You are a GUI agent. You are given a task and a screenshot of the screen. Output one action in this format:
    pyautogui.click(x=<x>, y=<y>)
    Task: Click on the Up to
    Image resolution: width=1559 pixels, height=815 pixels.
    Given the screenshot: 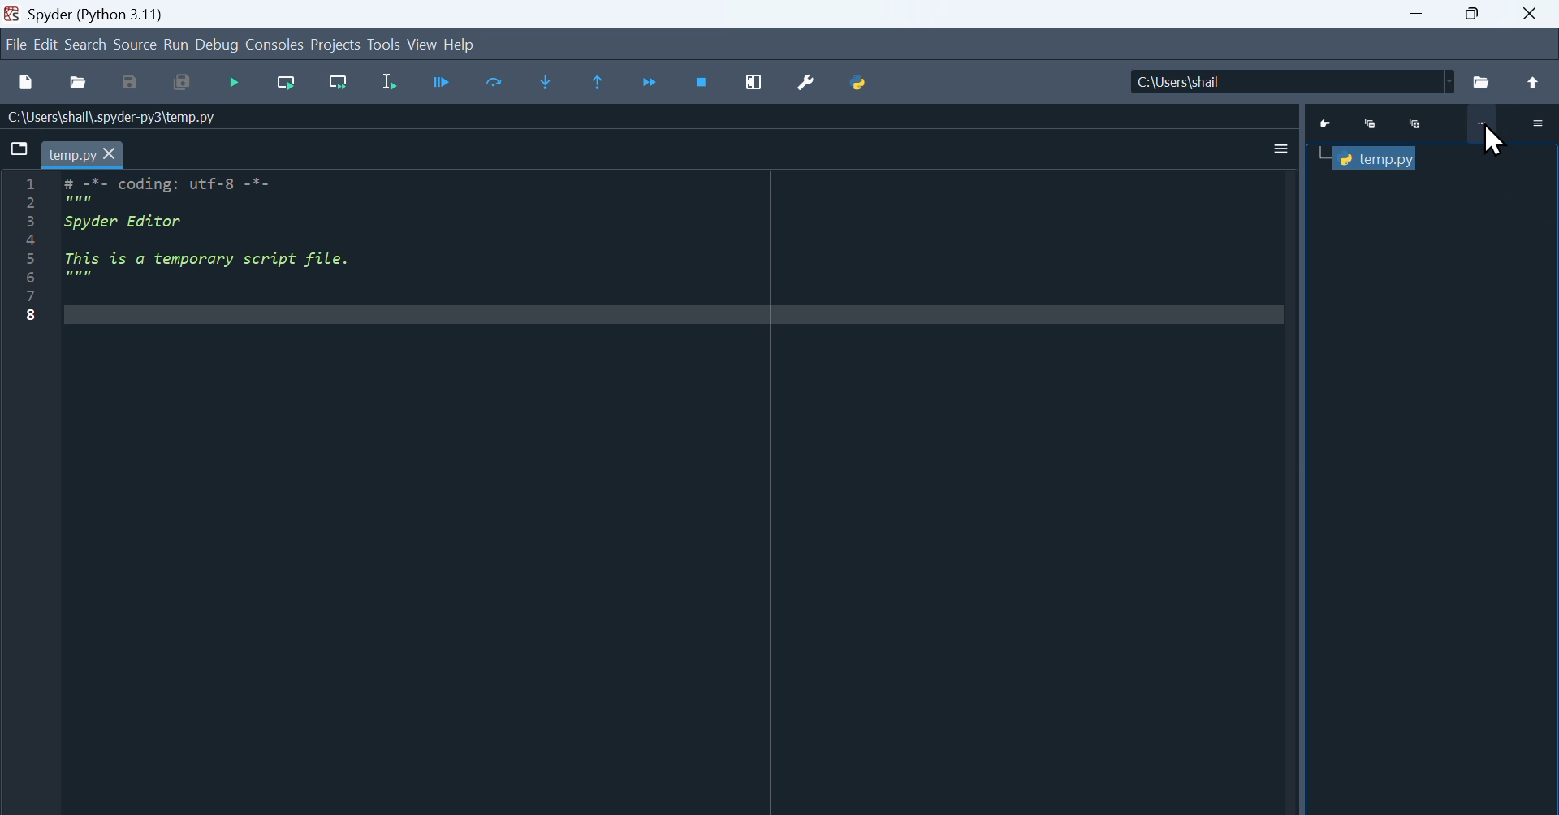 What is the action you would take?
    pyautogui.click(x=1537, y=83)
    